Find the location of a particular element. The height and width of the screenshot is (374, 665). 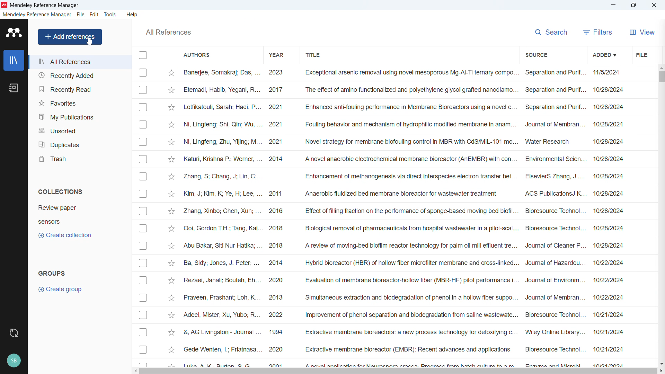

Star Mark Individual entries  is located at coordinates (171, 217).